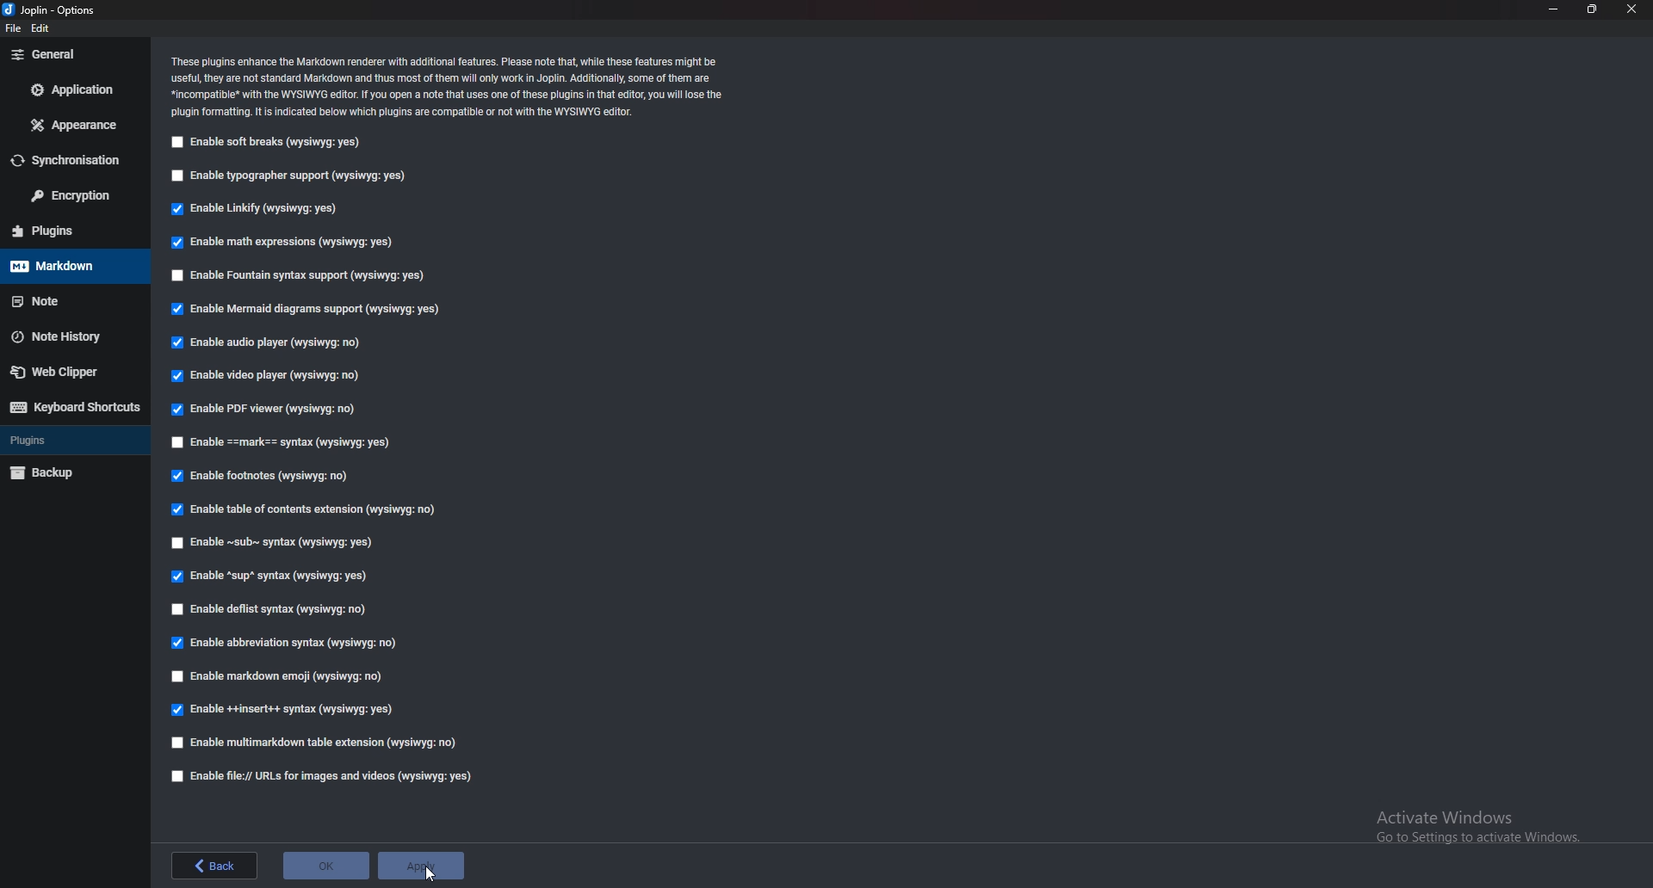 The height and width of the screenshot is (888, 1653). What do you see at coordinates (76, 157) in the screenshot?
I see `Synchronization` at bounding box center [76, 157].